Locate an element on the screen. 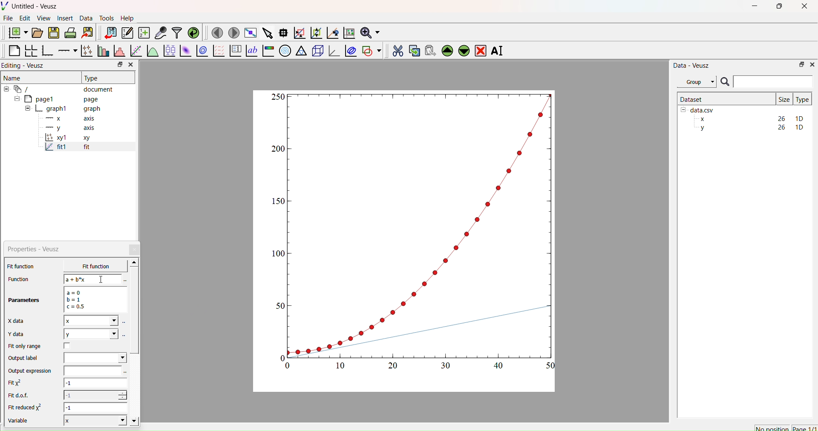 This screenshot has height=431, width=818. Read data points is located at coordinates (282, 32).